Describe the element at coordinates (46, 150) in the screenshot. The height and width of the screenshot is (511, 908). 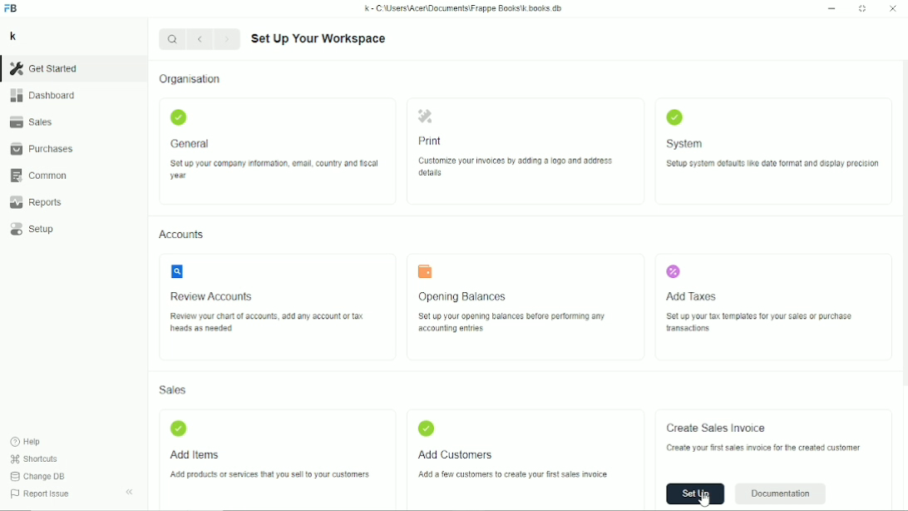
I see `Purchases` at that location.